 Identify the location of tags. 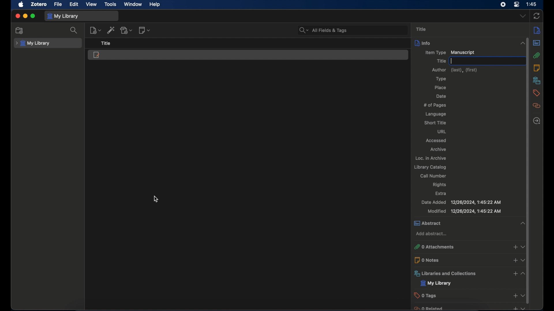
(536, 93).